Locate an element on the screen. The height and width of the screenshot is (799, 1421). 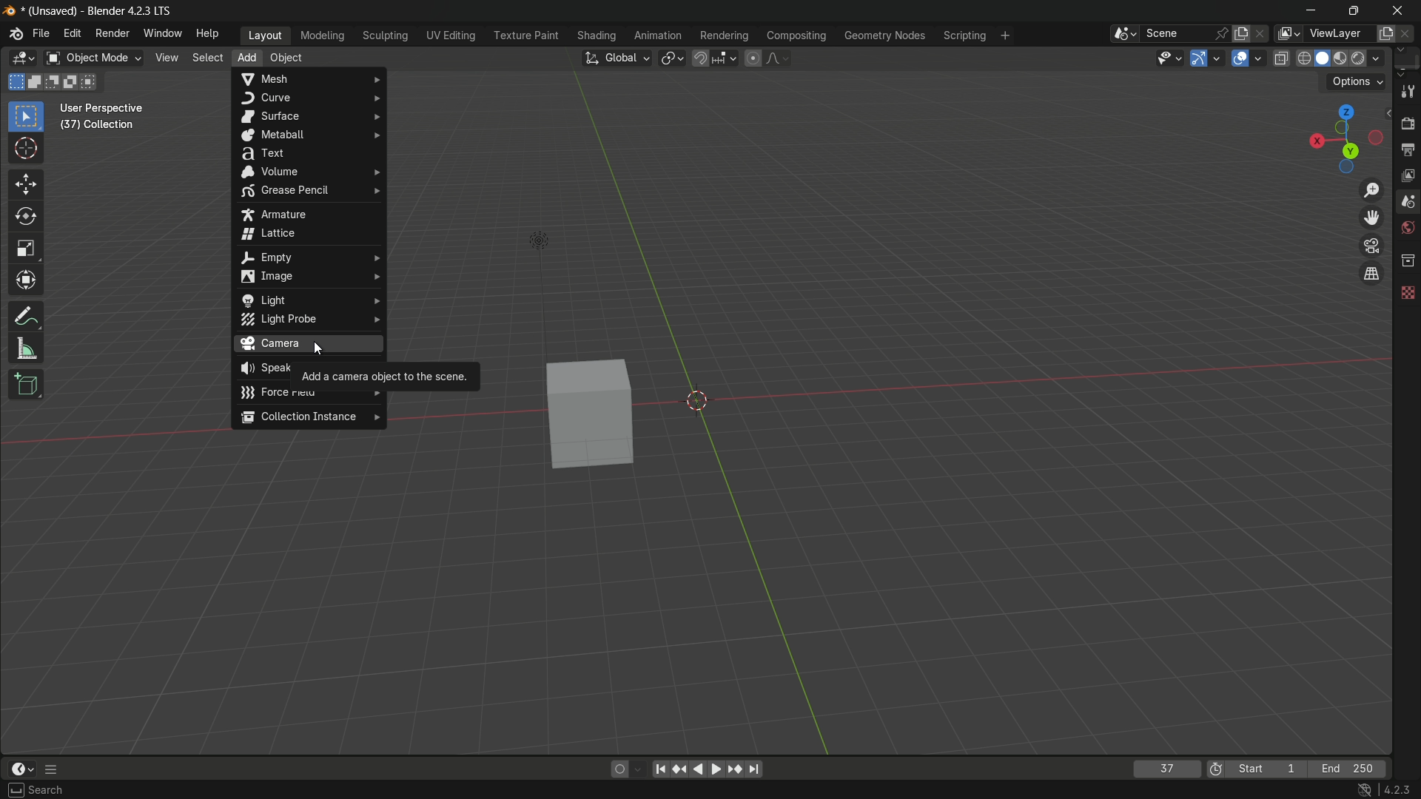
subtract existing selection is located at coordinates (56, 81).